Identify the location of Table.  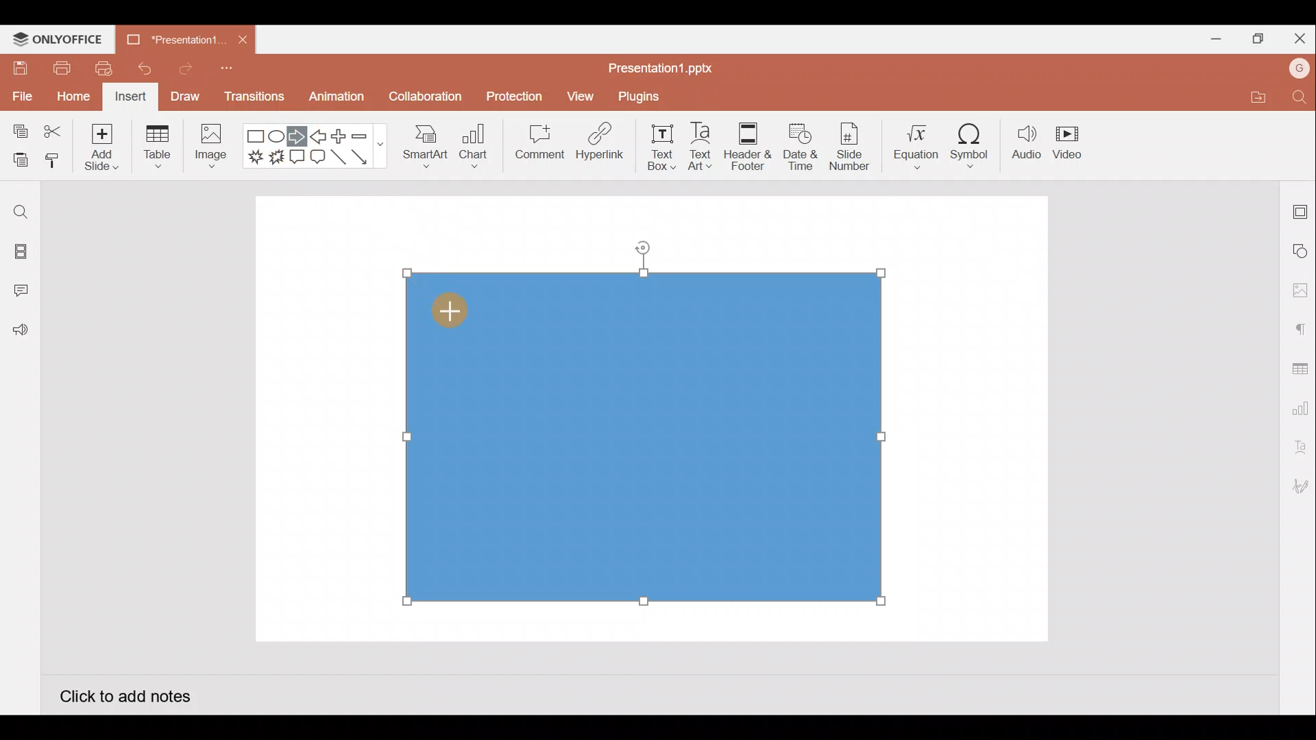
(159, 148).